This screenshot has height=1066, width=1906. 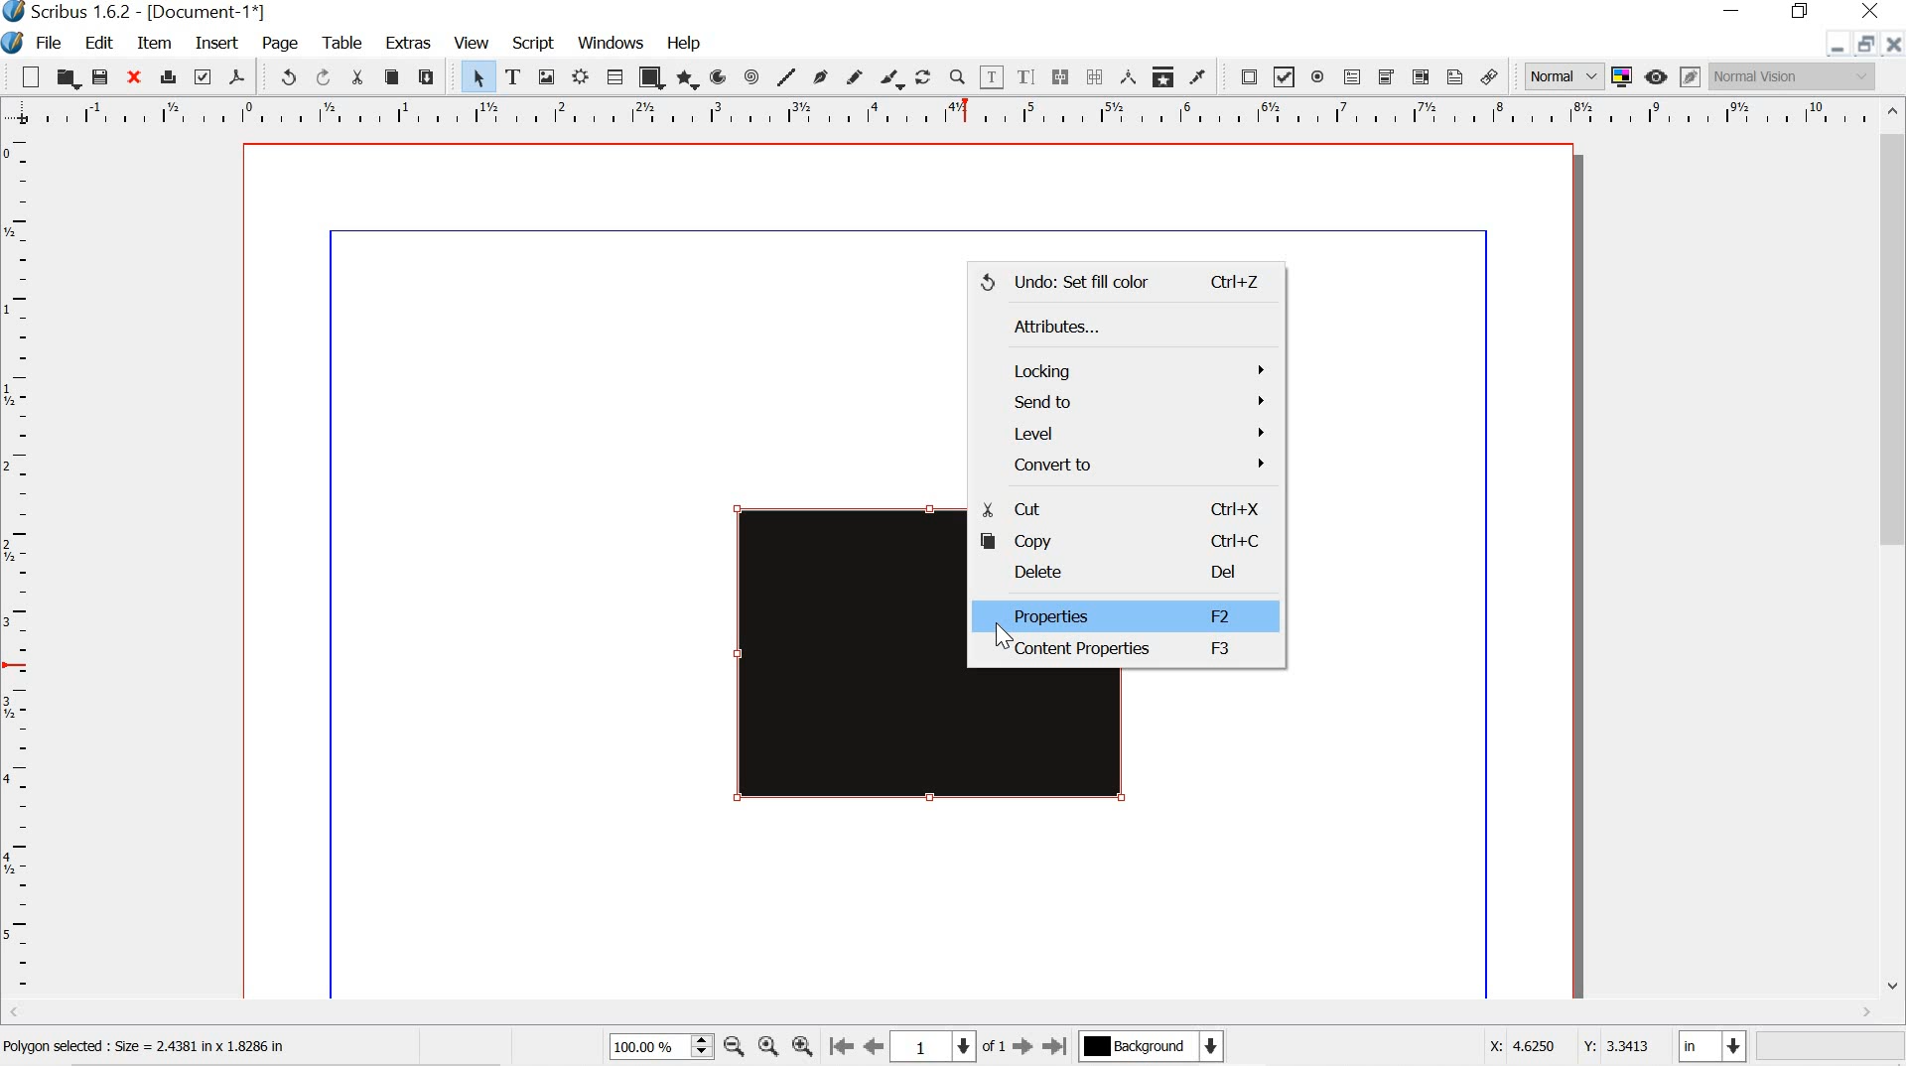 What do you see at coordinates (992, 77) in the screenshot?
I see `edit contents of frame` at bounding box center [992, 77].